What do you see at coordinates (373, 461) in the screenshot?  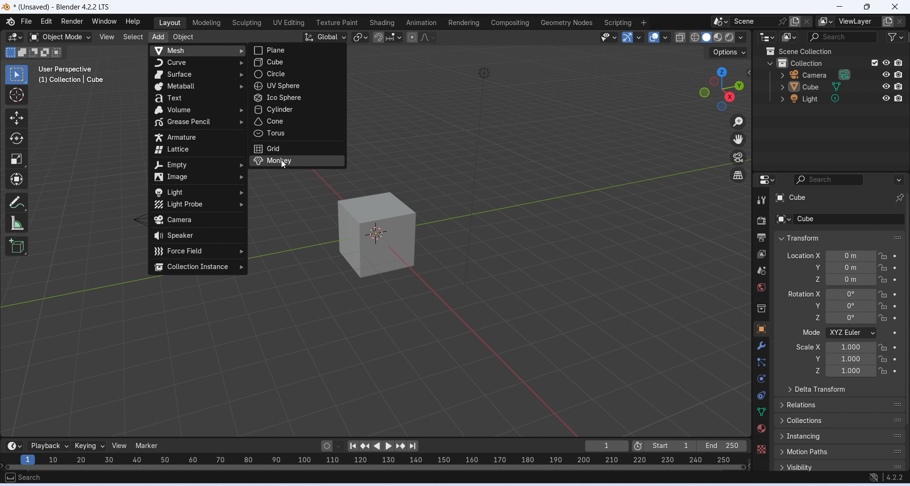 I see `scale` at bounding box center [373, 461].